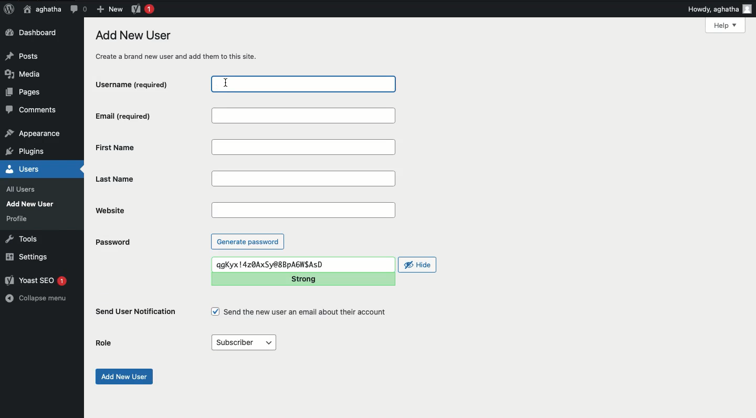 This screenshot has height=418, width=756. I want to click on Posts, so click(25, 55).